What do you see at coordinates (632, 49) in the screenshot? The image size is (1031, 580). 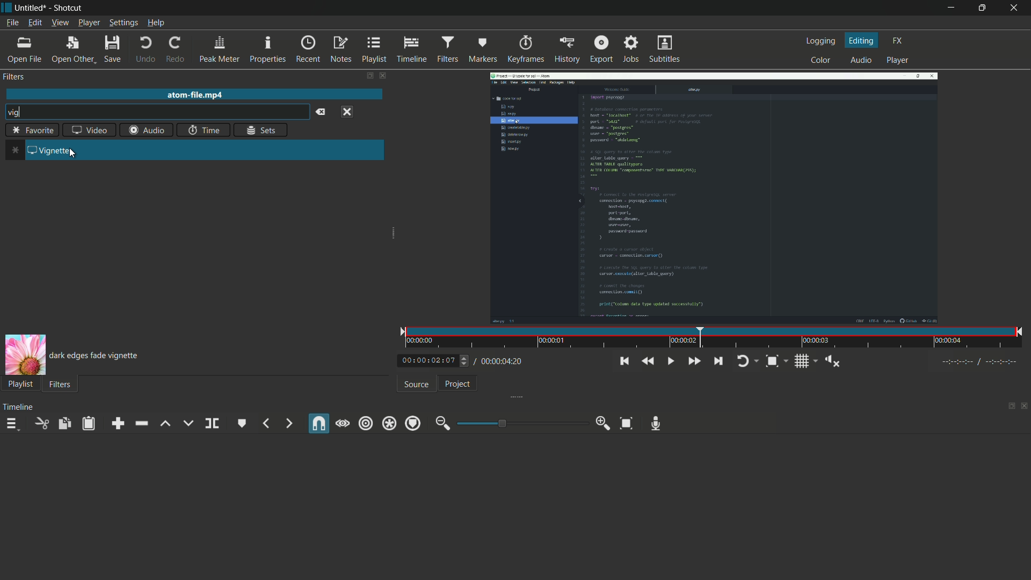 I see `jobs` at bounding box center [632, 49].